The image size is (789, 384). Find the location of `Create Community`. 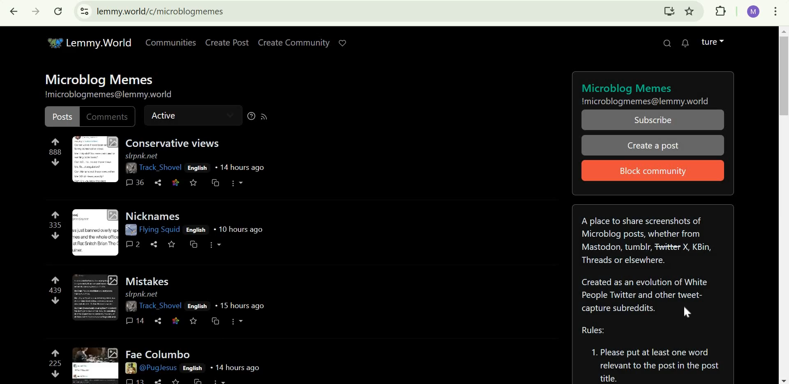

Create Community is located at coordinates (305, 43).